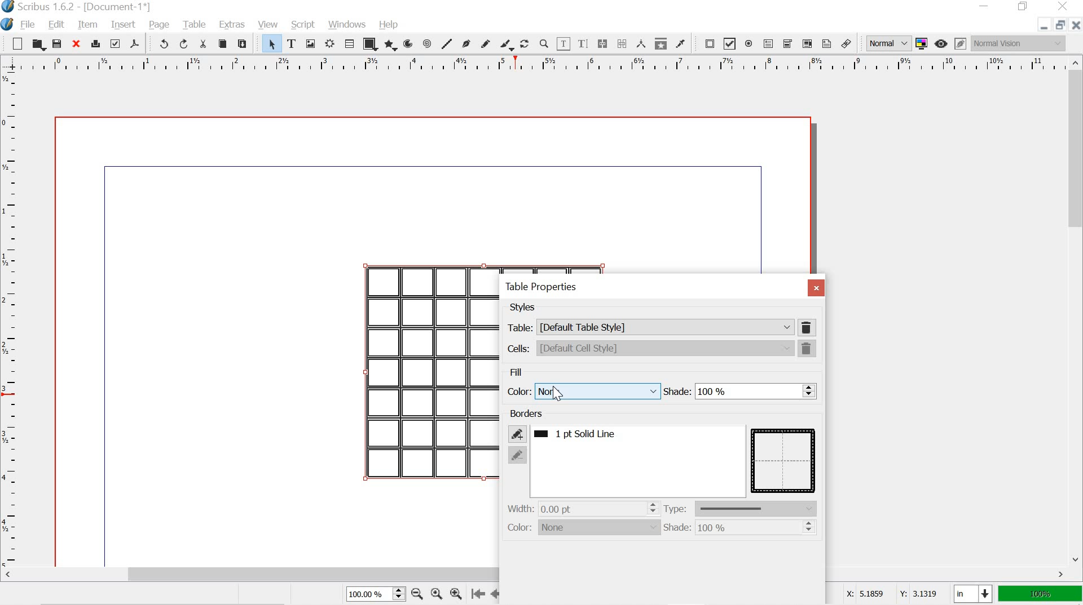 The width and height of the screenshot is (1083, 605). I want to click on pdf list box, so click(807, 43).